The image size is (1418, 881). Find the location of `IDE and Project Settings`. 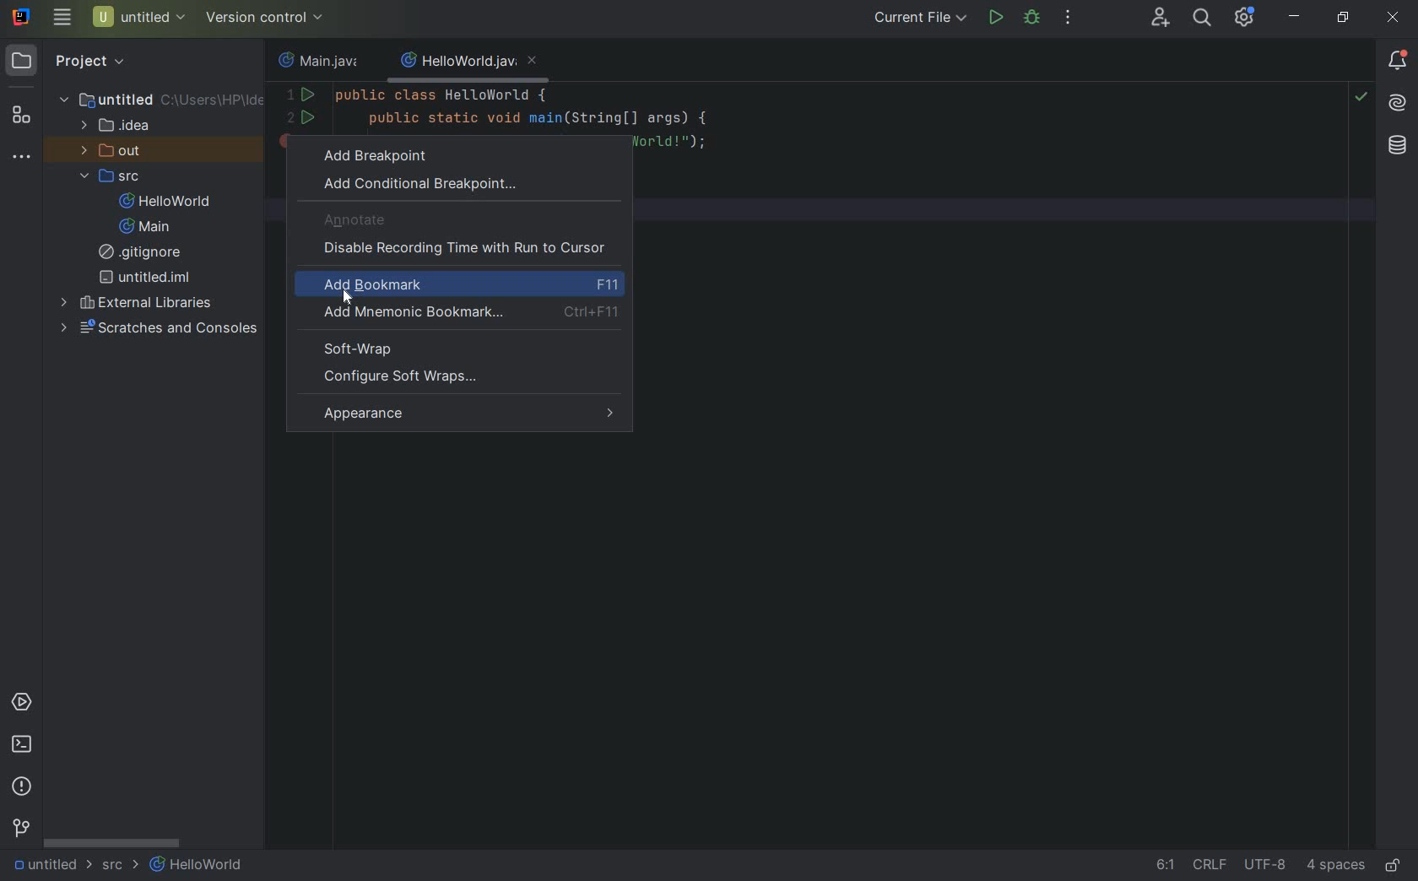

IDE and Project Settings is located at coordinates (1245, 19).